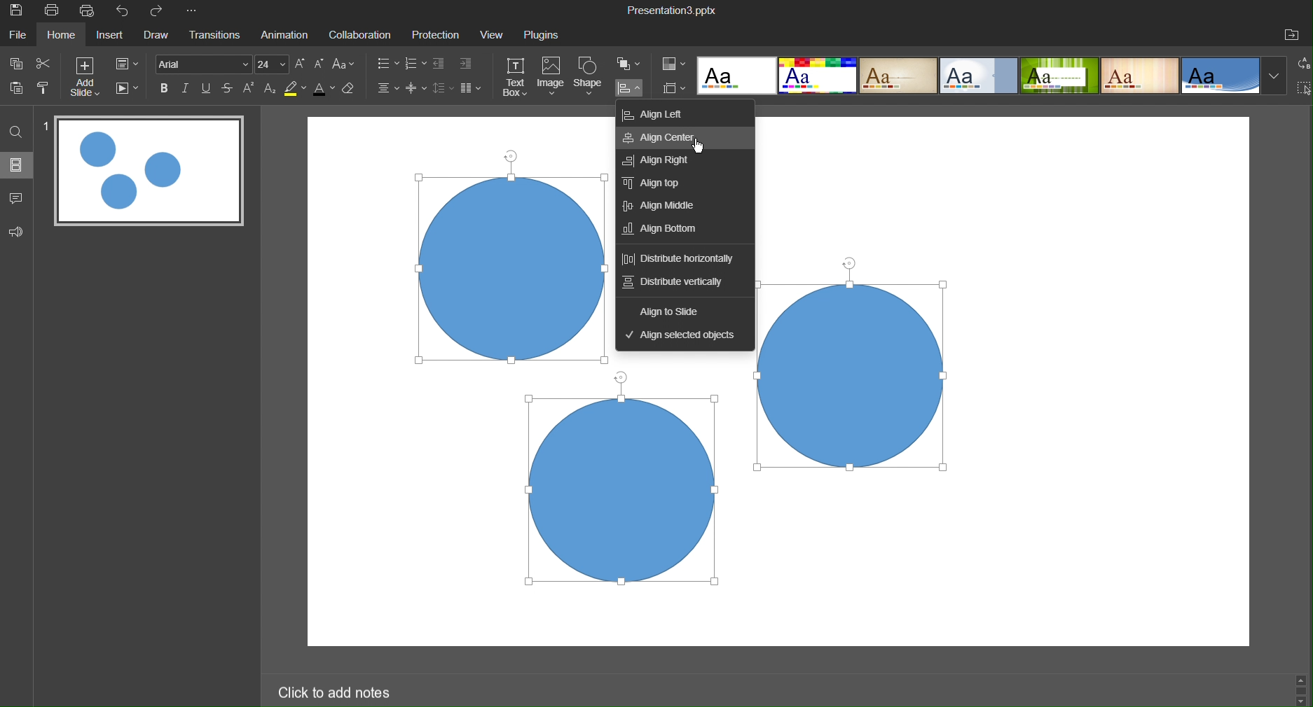  Describe the element at coordinates (46, 93) in the screenshot. I see `Copy Style` at that location.